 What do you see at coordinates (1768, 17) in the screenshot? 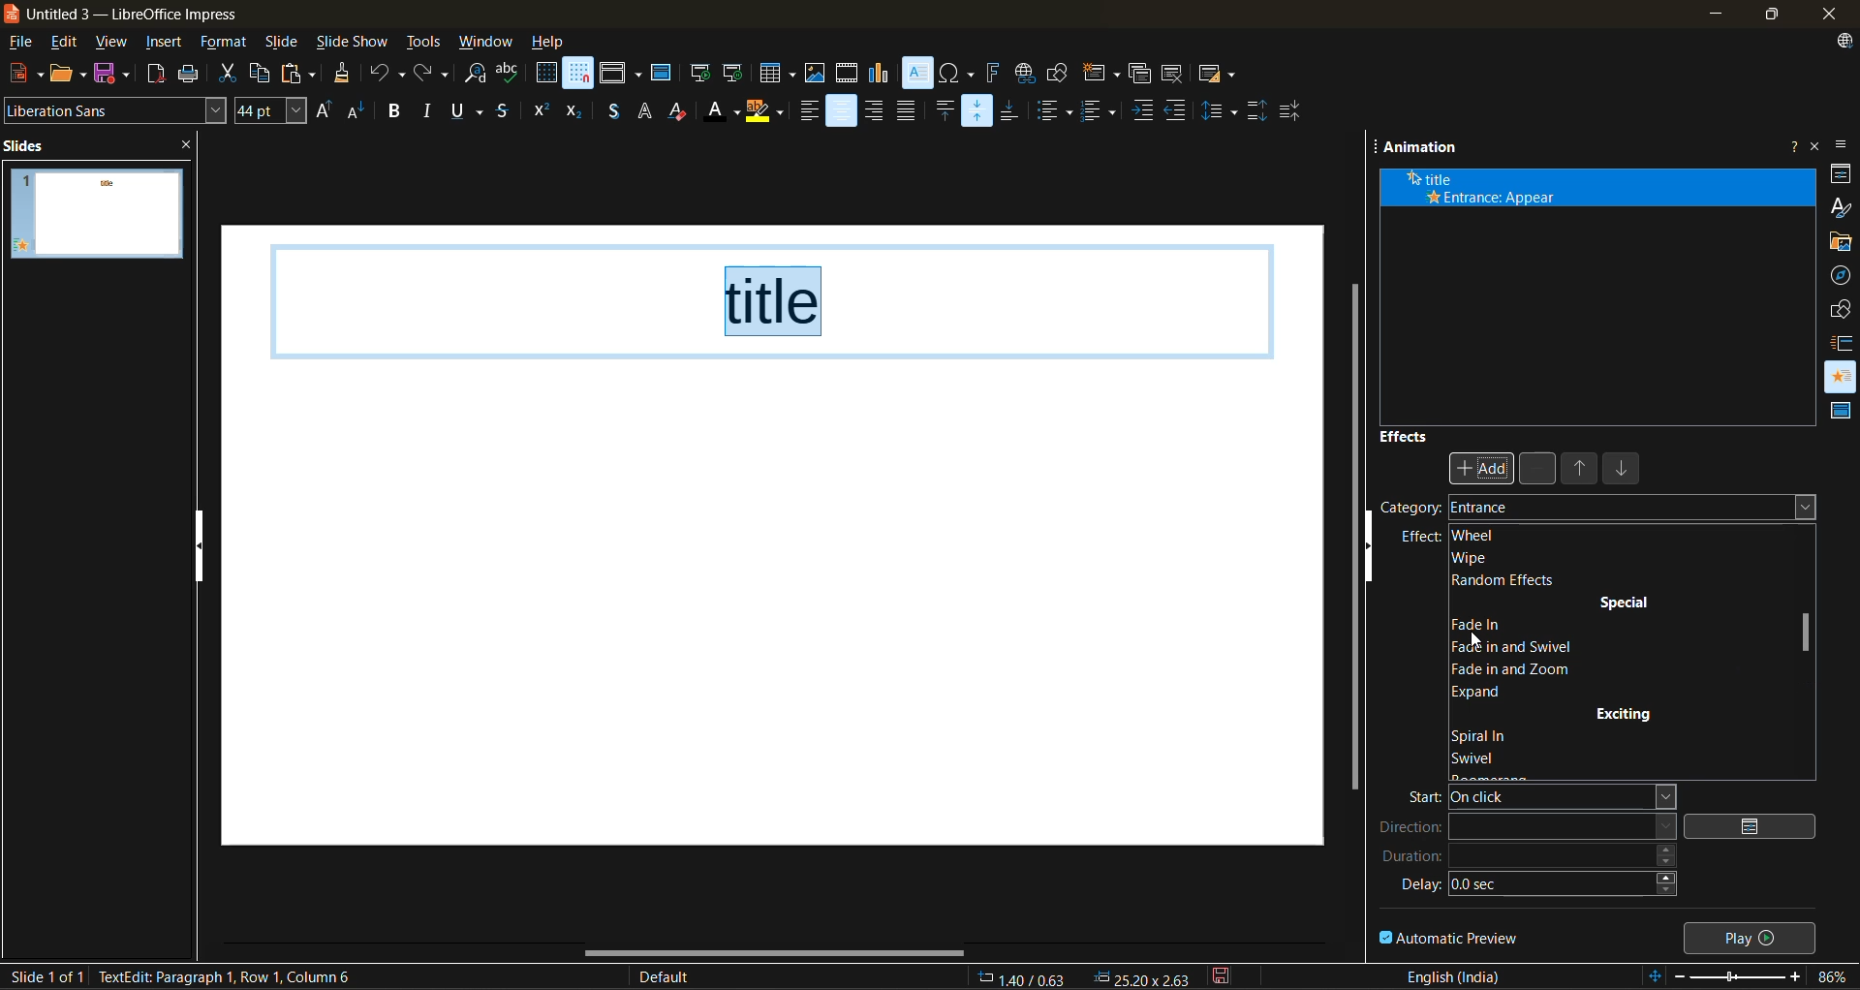
I see `maximize` at bounding box center [1768, 17].